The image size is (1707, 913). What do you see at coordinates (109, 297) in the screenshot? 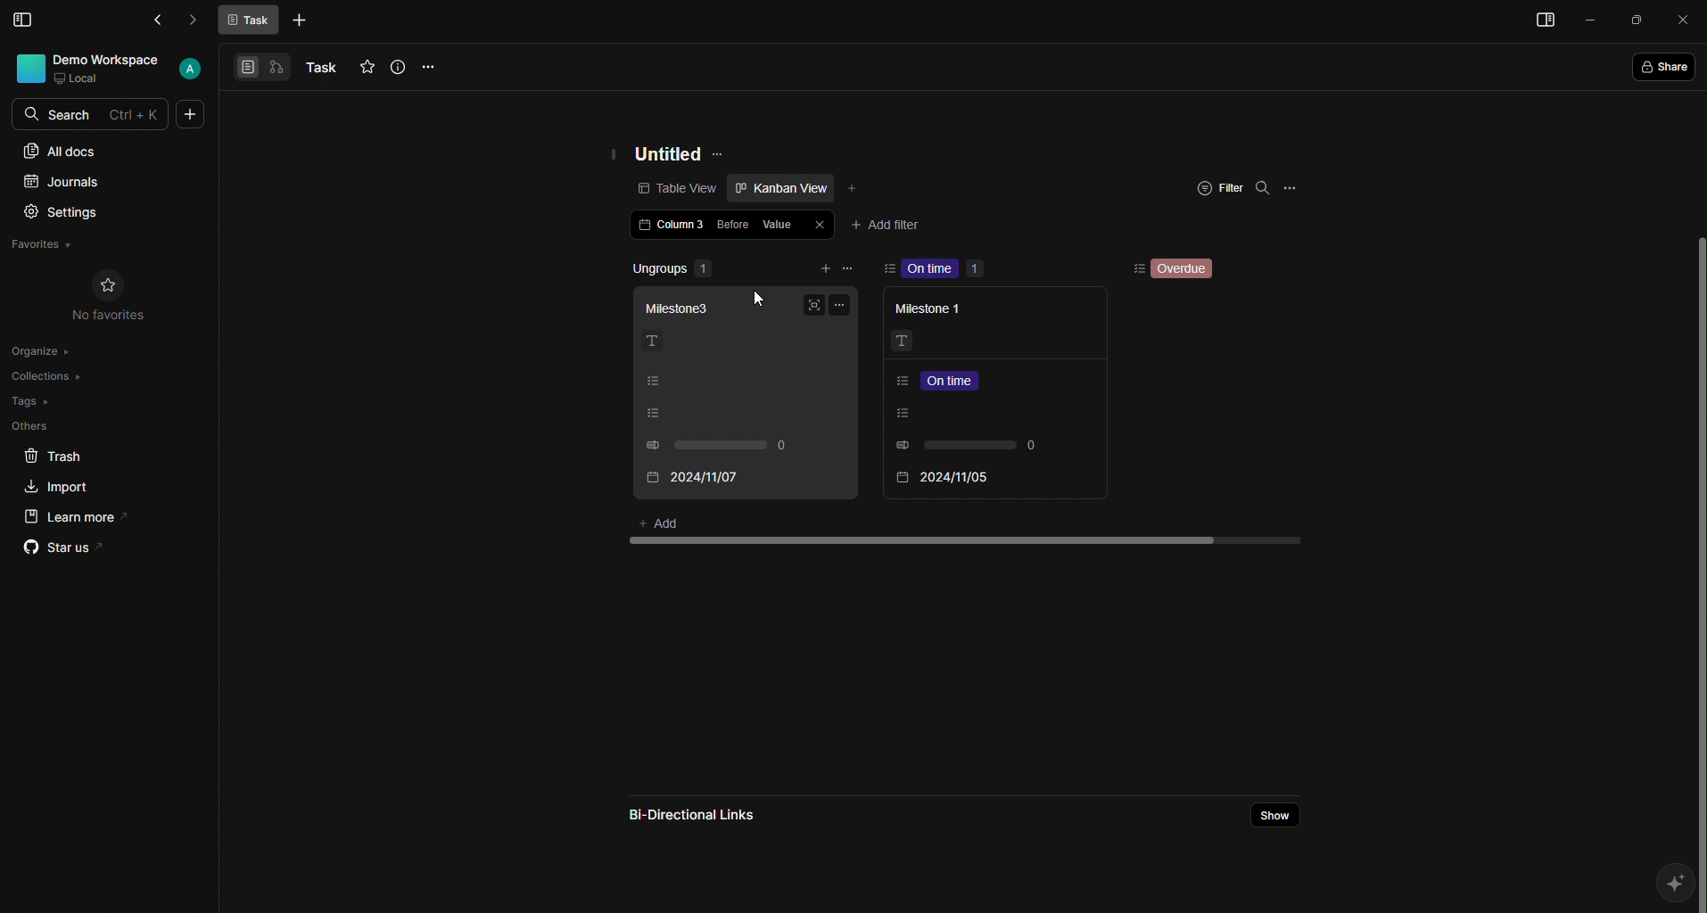
I see `No Favorites` at bounding box center [109, 297].